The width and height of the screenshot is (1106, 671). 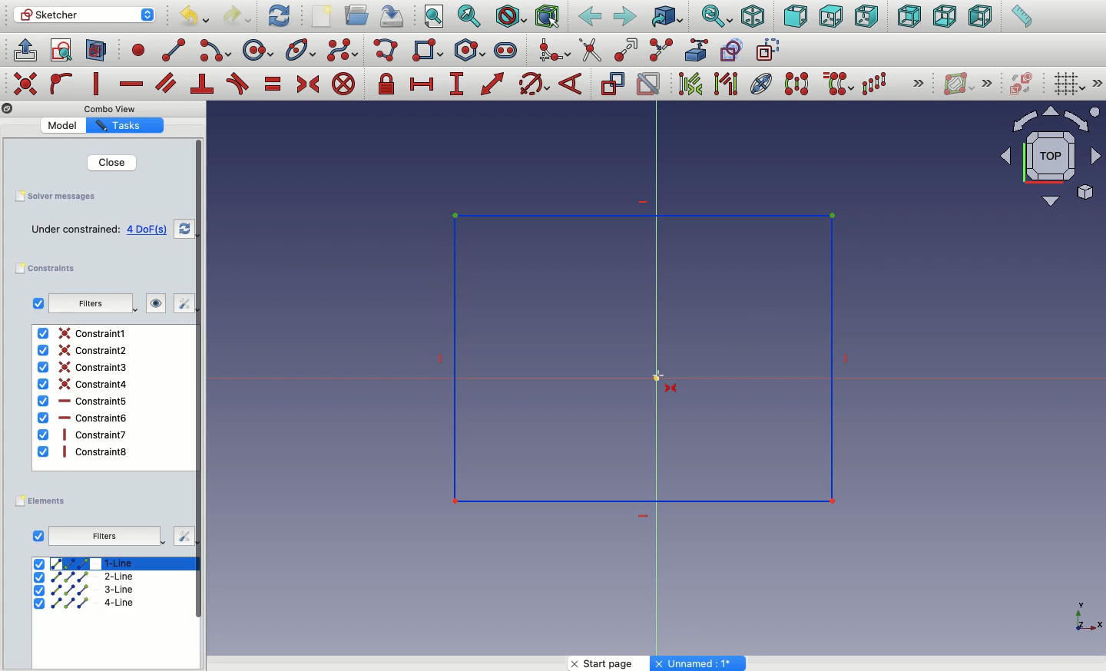 I want to click on Internal geometry , so click(x=762, y=82).